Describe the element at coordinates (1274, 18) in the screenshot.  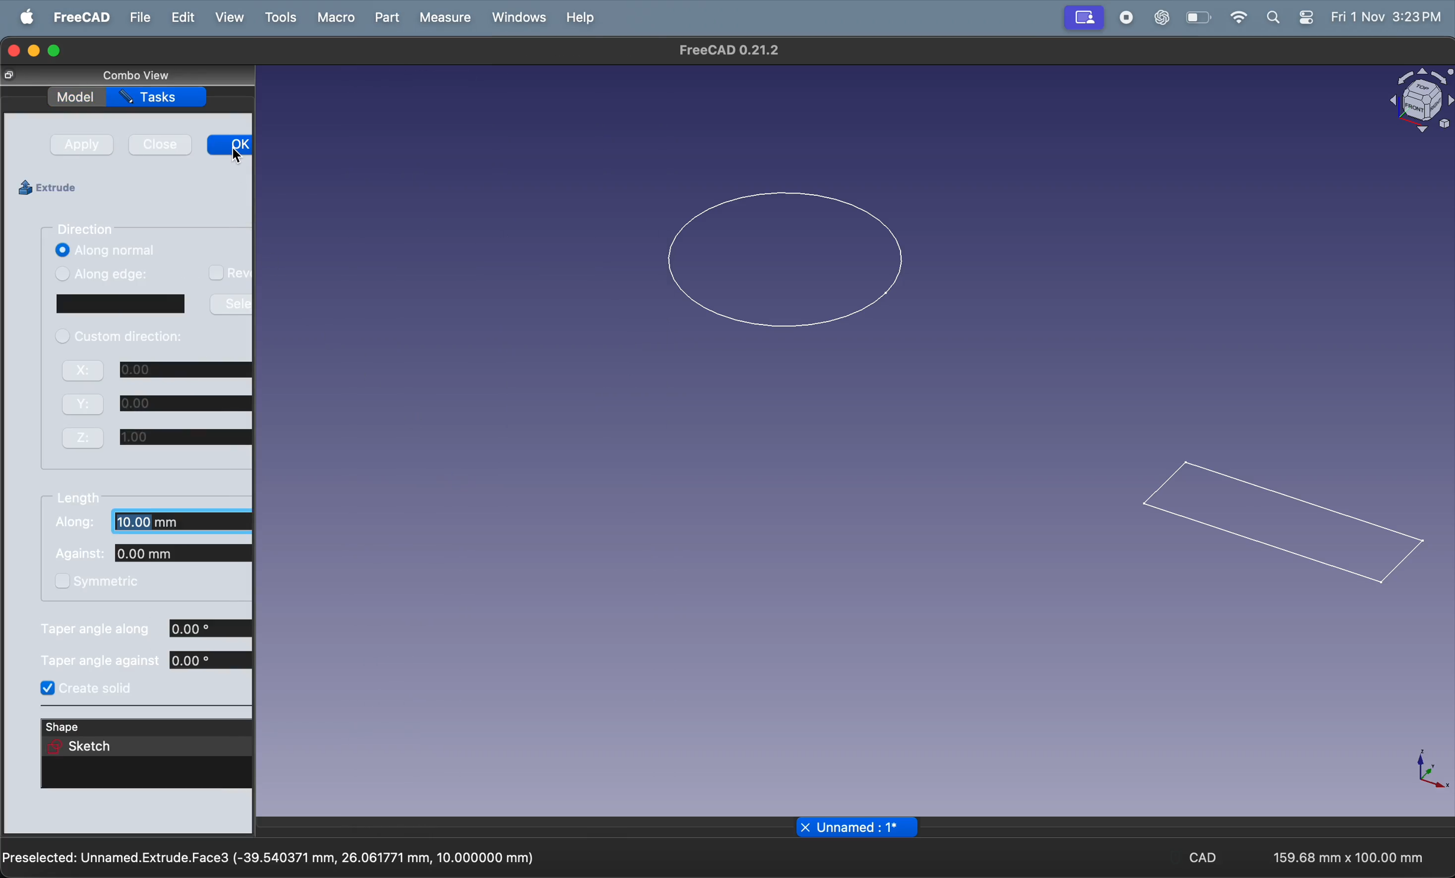
I see `search` at that location.